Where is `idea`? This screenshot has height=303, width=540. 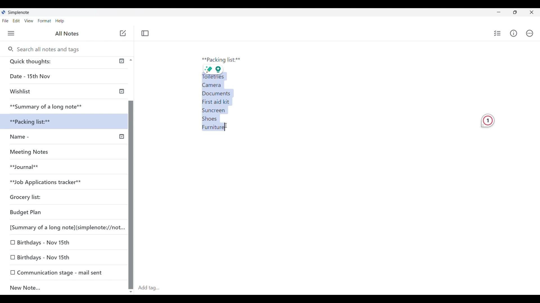
idea is located at coordinates (220, 69).